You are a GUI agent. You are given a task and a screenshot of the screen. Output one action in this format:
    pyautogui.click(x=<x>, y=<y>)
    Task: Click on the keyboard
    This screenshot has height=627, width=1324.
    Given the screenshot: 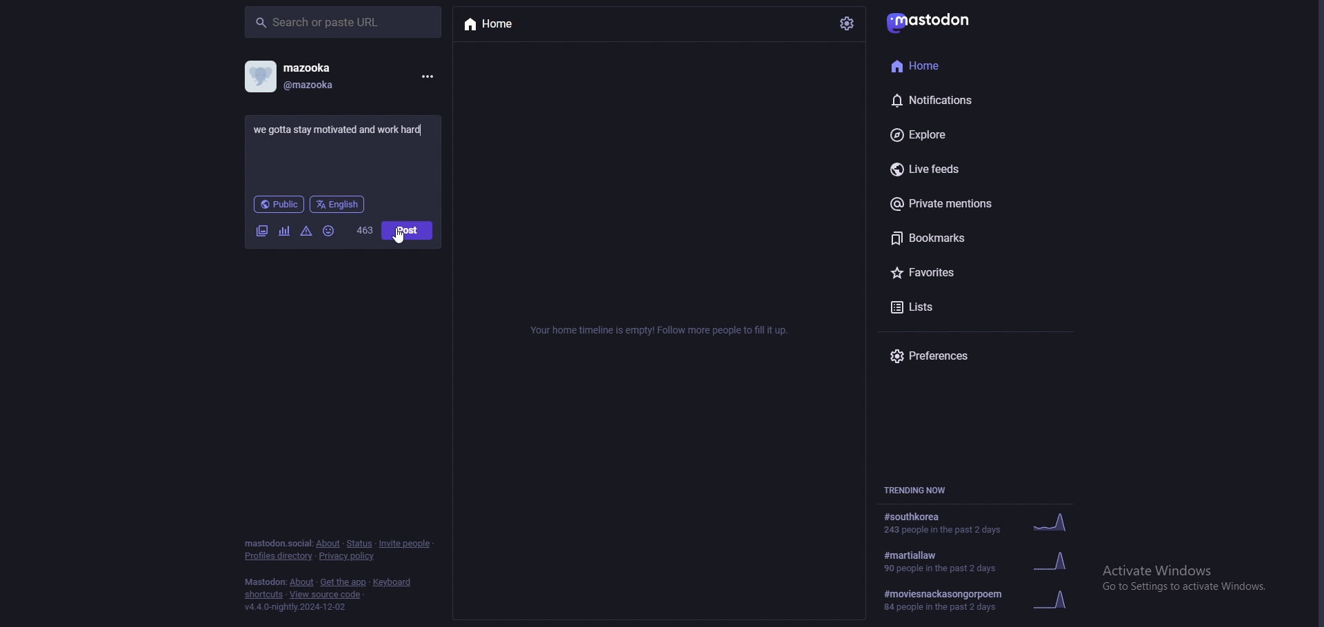 What is the action you would take?
    pyautogui.click(x=391, y=582)
    